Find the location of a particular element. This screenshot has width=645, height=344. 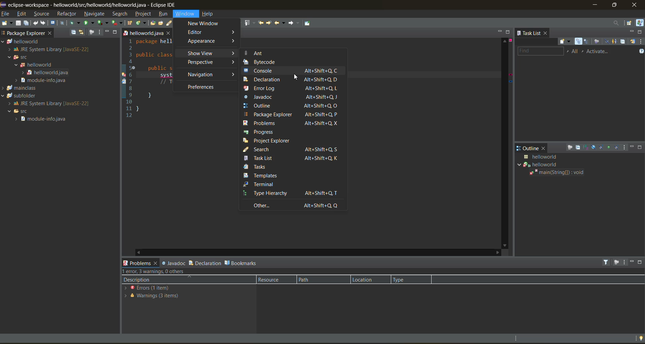

help is located at coordinates (210, 15).